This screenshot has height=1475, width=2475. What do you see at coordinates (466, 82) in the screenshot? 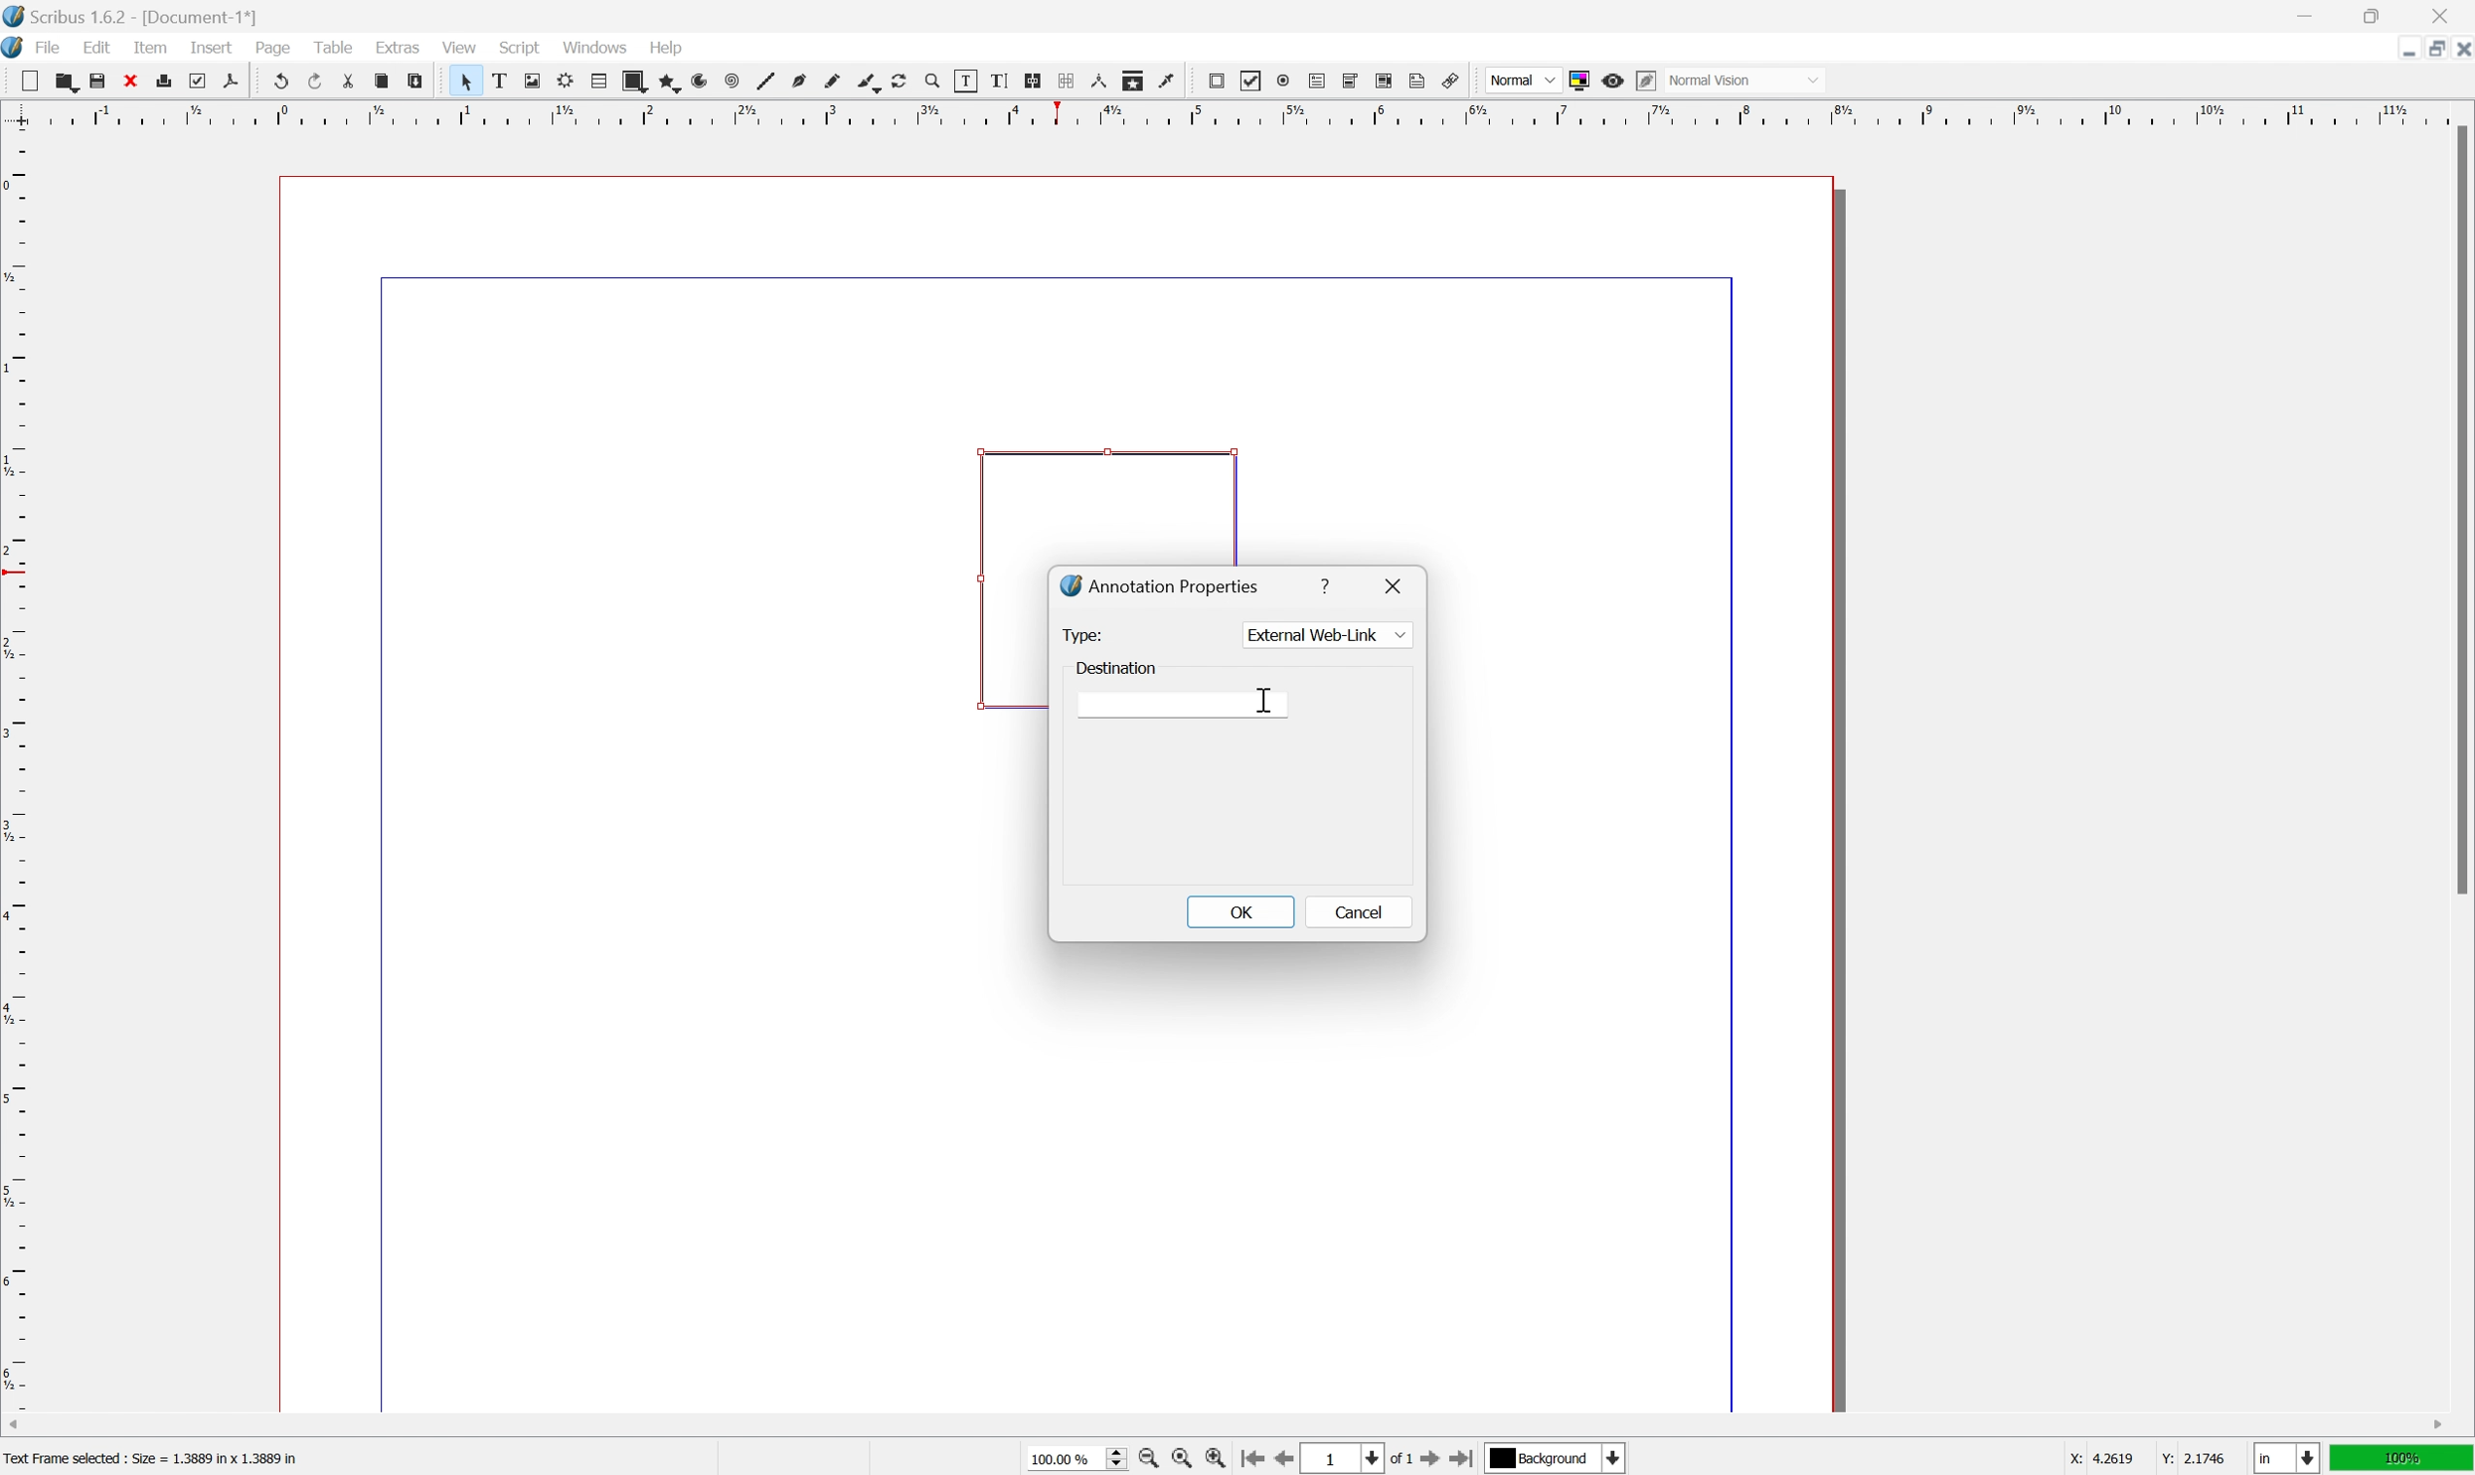
I see `select item` at bounding box center [466, 82].